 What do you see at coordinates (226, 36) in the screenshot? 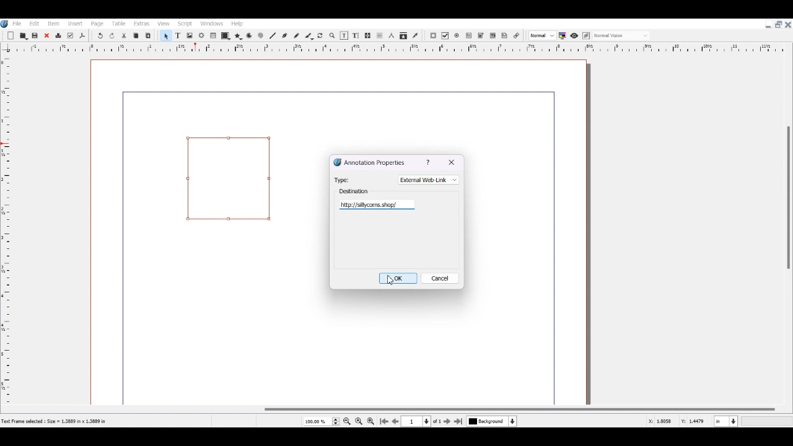
I see `Shape` at bounding box center [226, 36].